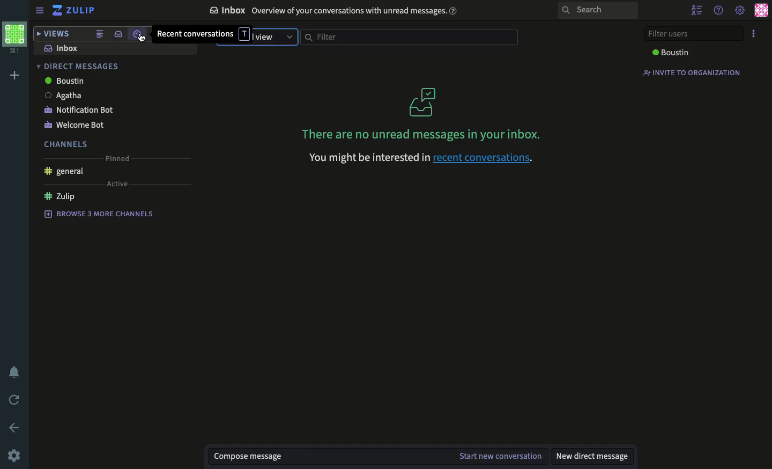  What do you see at coordinates (421, 111) in the screenshot?
I see `There are no unread messages in your inbox.` at bounding box center [421, 111].